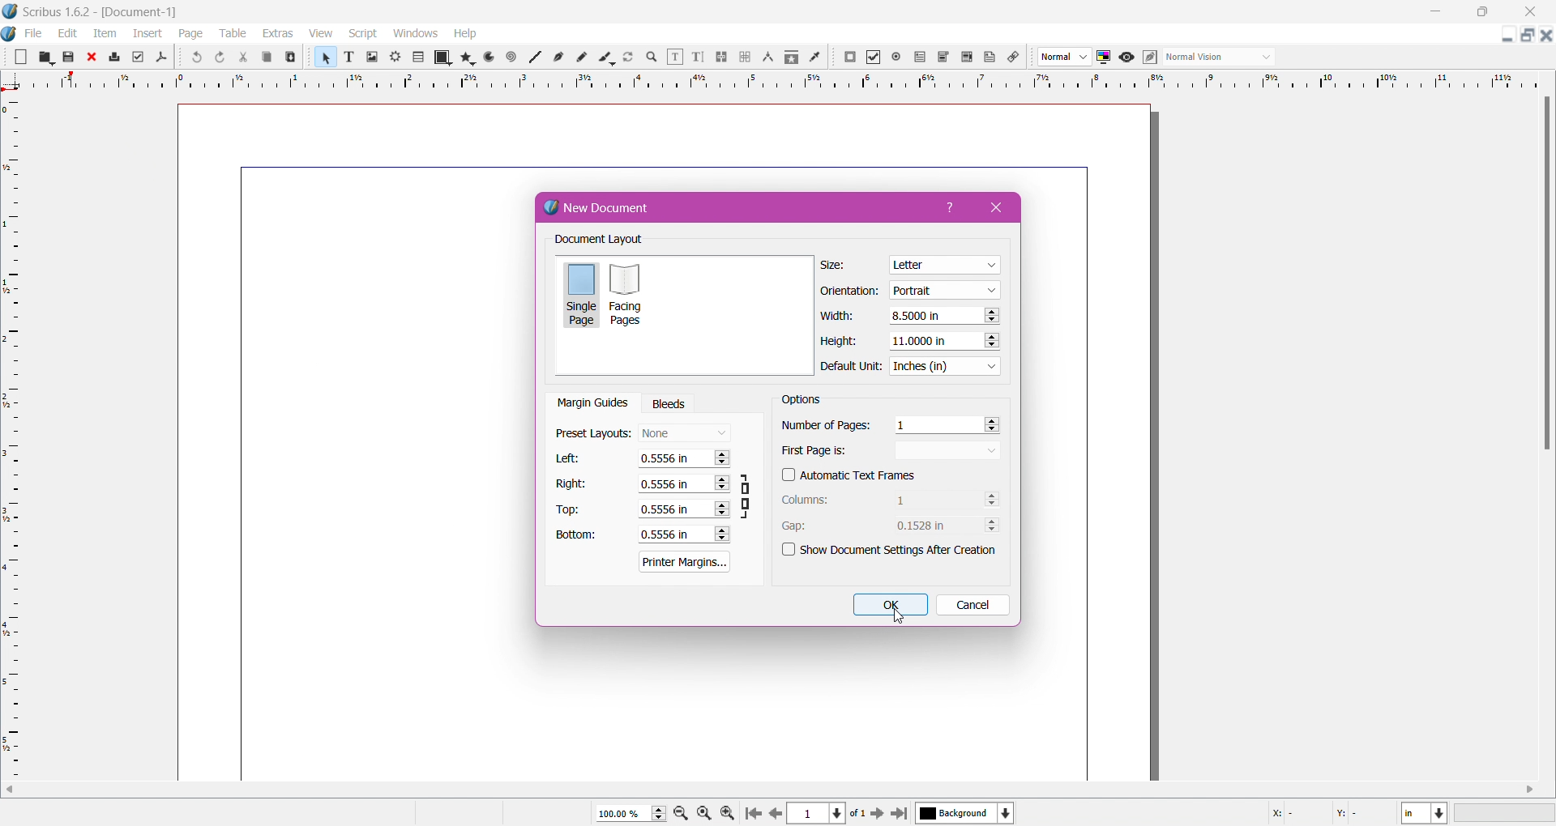 Image resolution: width=1556 pixels, height=826 pixels. I want to click on select, so click(322, 57).